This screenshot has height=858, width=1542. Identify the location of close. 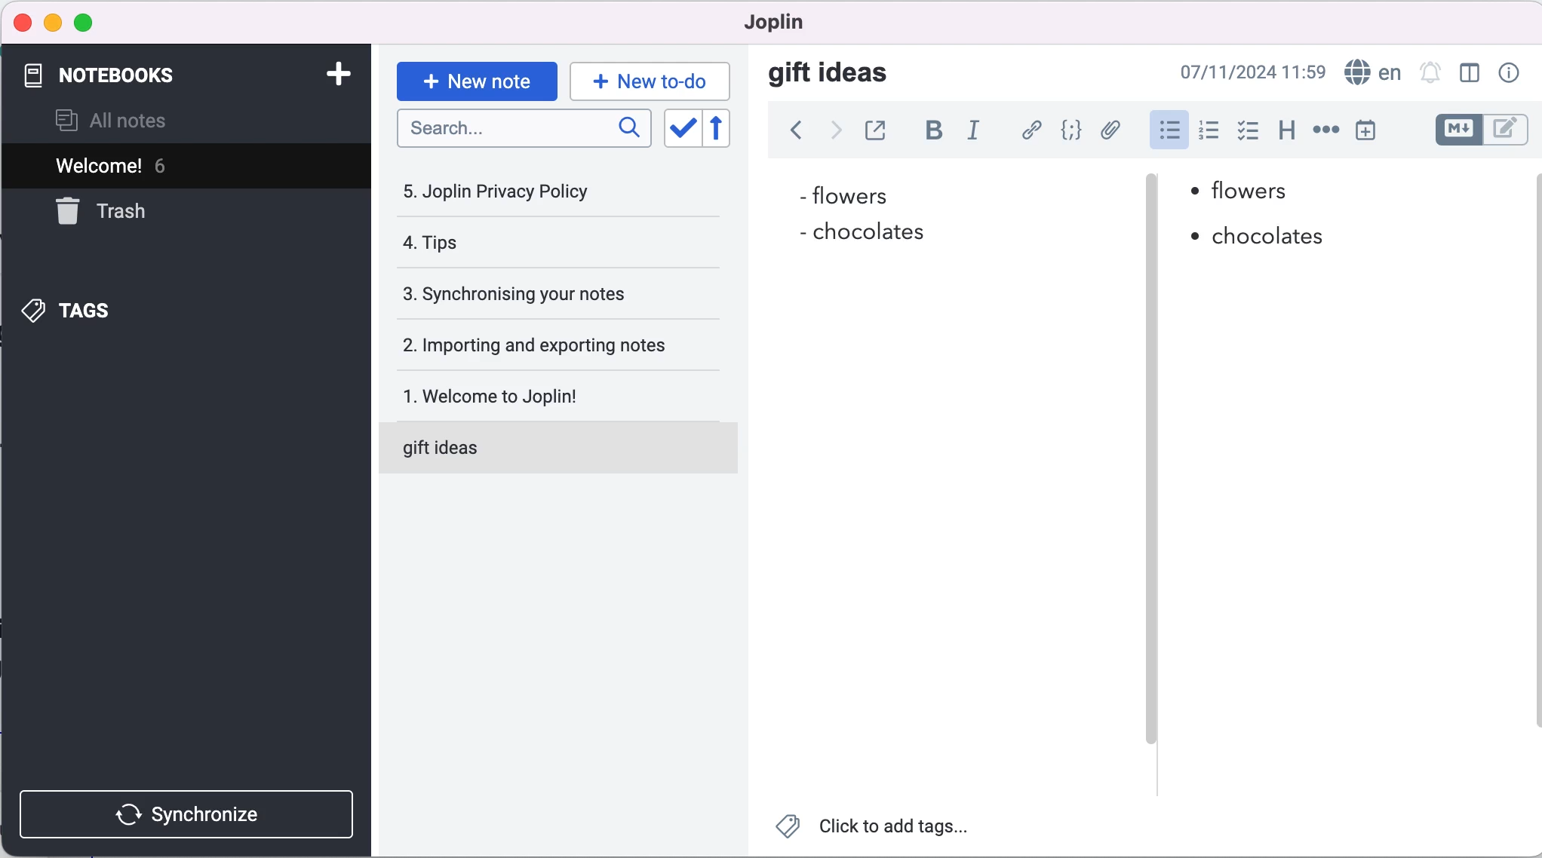
(23, 23).